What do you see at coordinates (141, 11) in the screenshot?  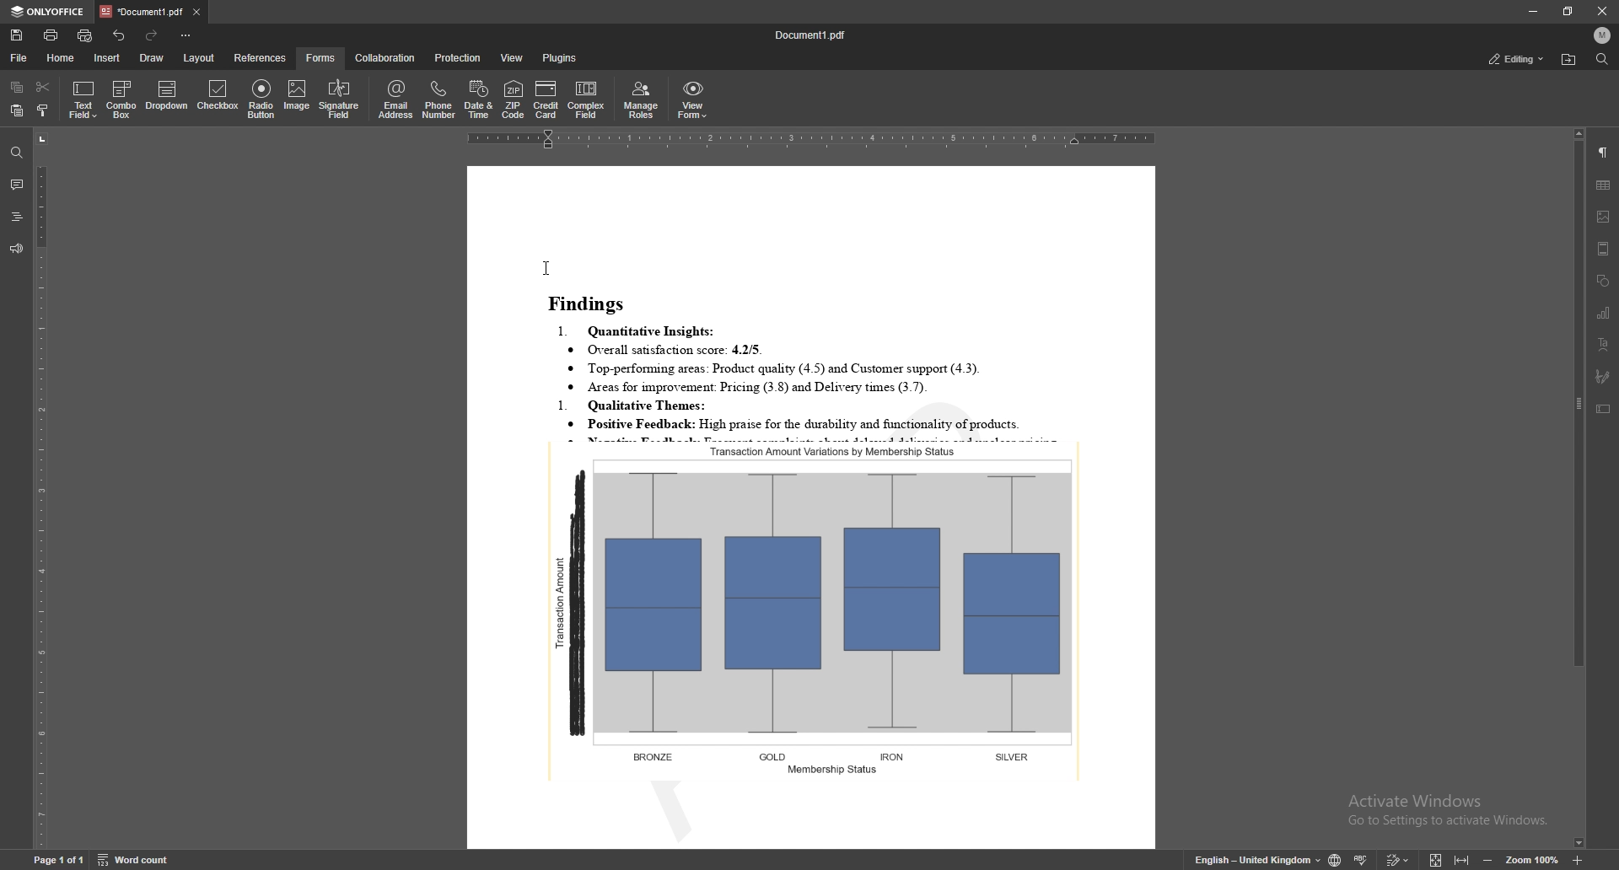 I see `tab` at bounding box center [141, 11].